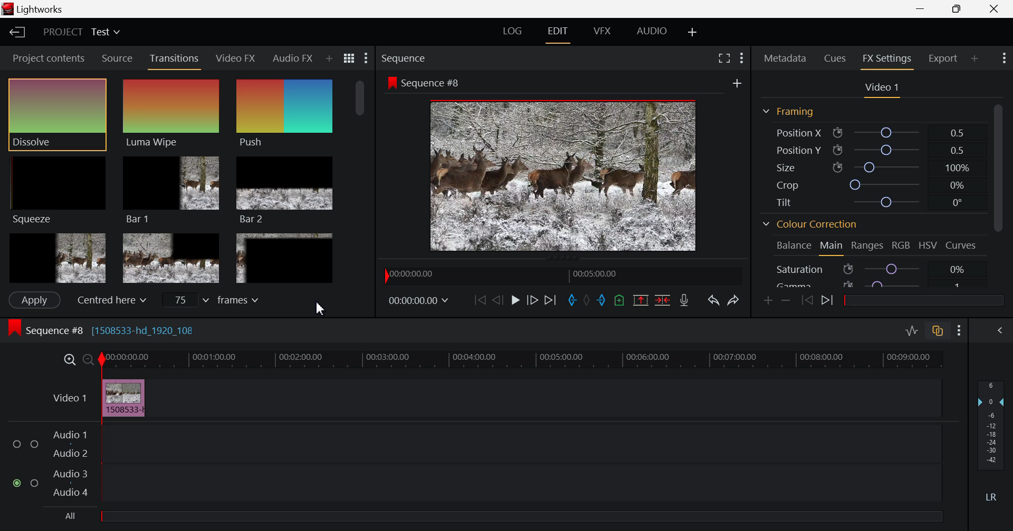 The image size is (1013, 531). Describe the element at coordinates (213, 301) in the screenshot. I see `75 framerate selected` at that location.